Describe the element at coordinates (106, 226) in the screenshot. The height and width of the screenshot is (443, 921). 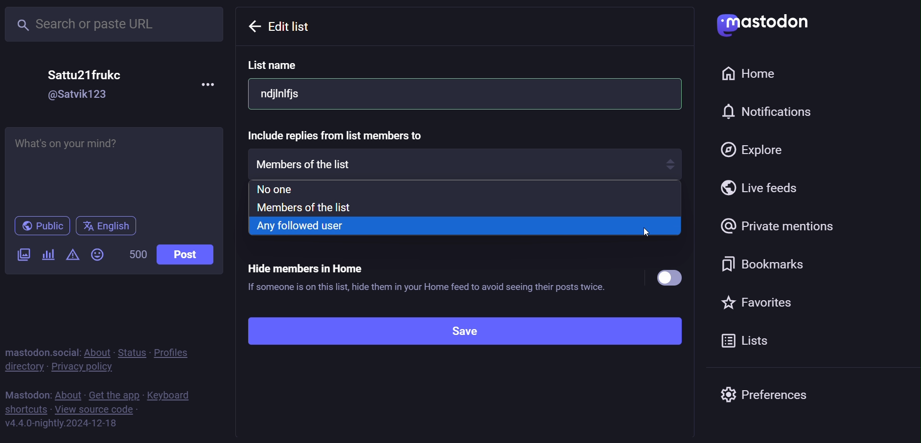
I see `english` at that location.